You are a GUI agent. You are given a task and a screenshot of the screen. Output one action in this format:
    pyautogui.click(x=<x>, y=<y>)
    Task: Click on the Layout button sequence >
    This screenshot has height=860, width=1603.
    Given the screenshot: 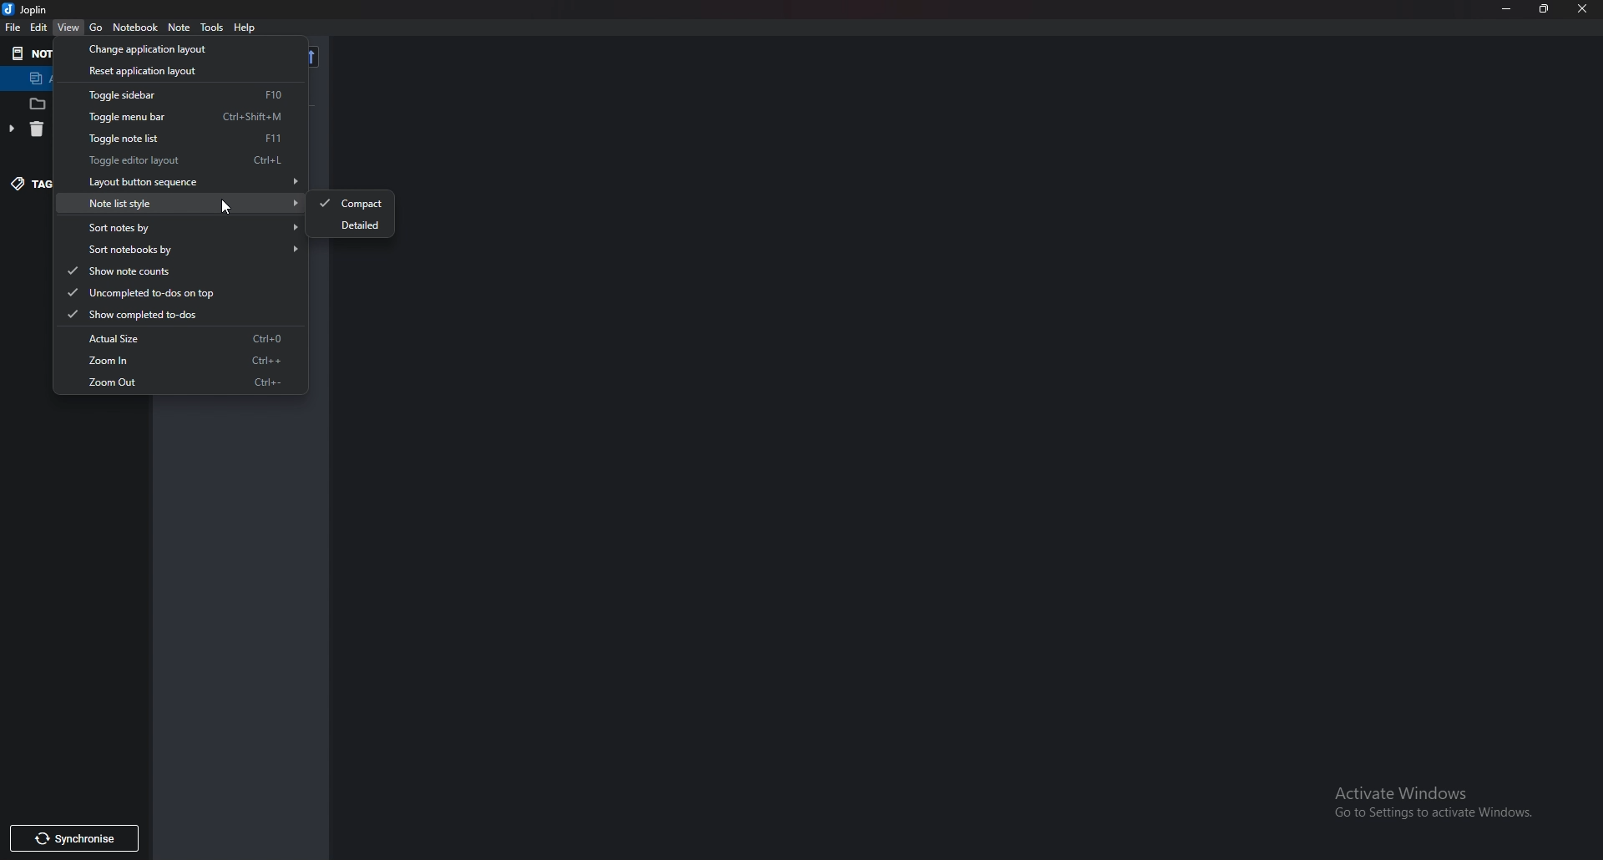 What is the action you would take?
    pyautogui.click(x=195, y=178)
    